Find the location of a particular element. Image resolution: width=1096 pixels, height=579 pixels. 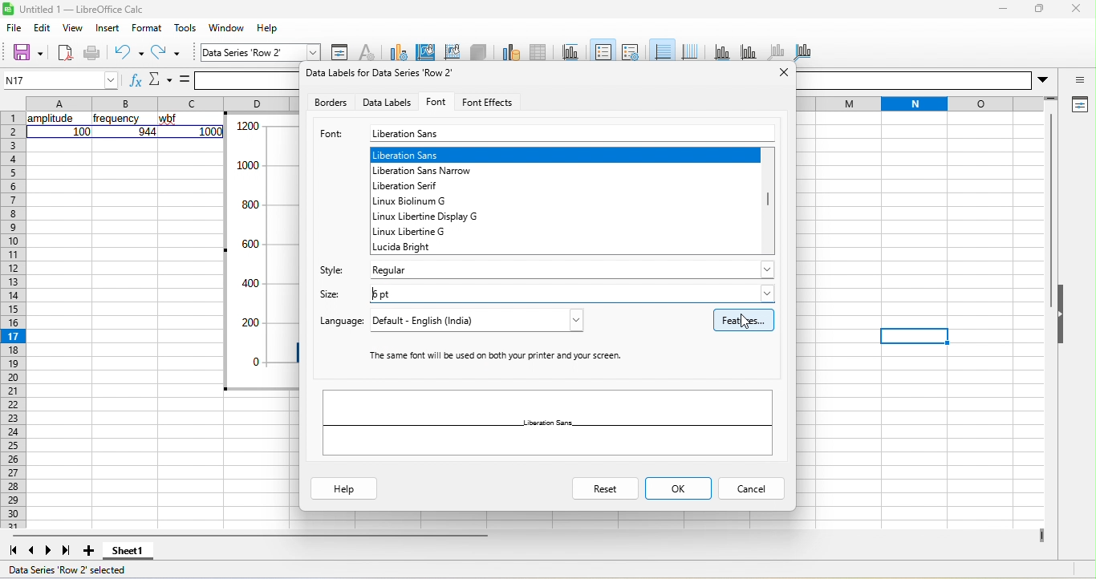

close is located at coordinates (1073, 10).